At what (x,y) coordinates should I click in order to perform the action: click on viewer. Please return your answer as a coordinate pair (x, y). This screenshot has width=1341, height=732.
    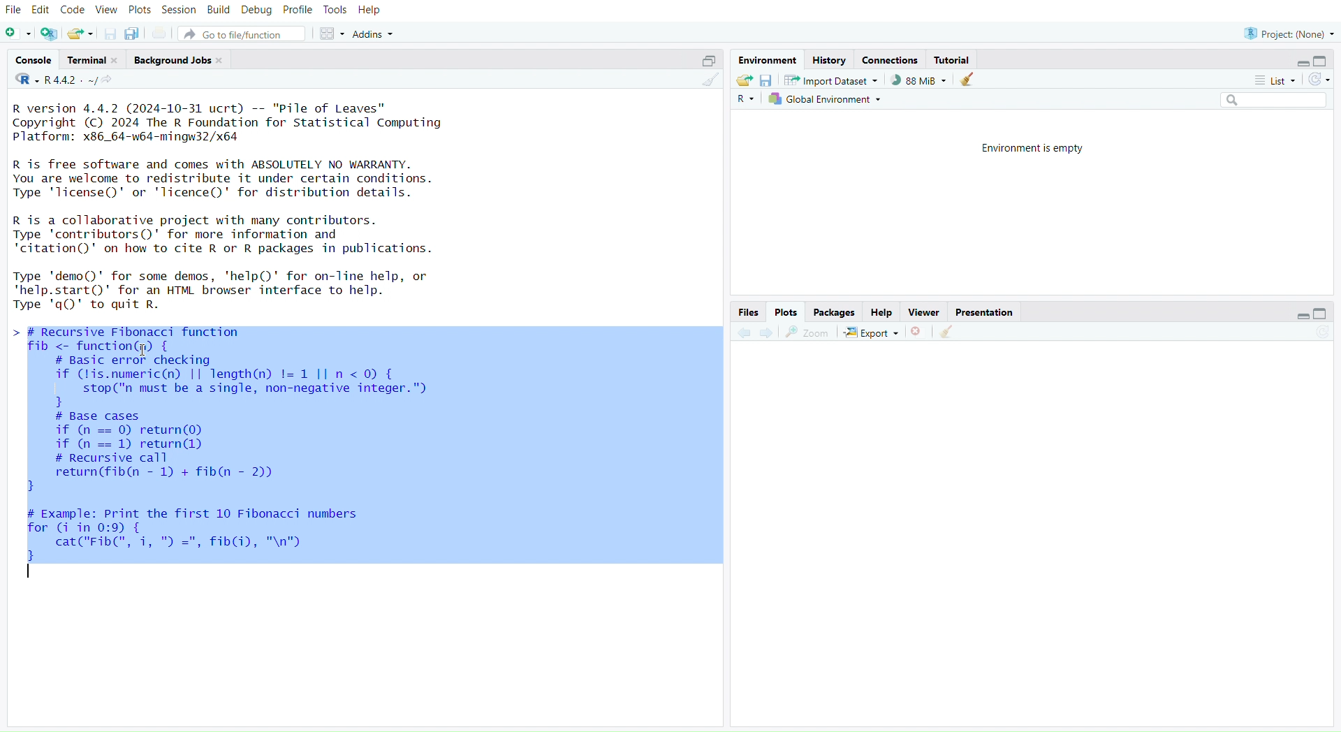
    Looking at the image, I should click on (925, 313).